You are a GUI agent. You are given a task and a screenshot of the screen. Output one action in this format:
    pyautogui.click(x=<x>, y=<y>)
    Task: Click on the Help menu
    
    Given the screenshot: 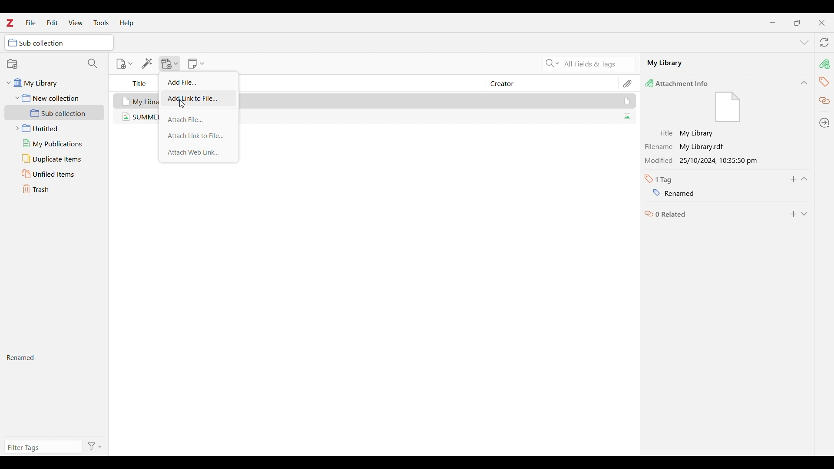 What is the action you would take?
    pyautogui.click(x=126, y=23)
    